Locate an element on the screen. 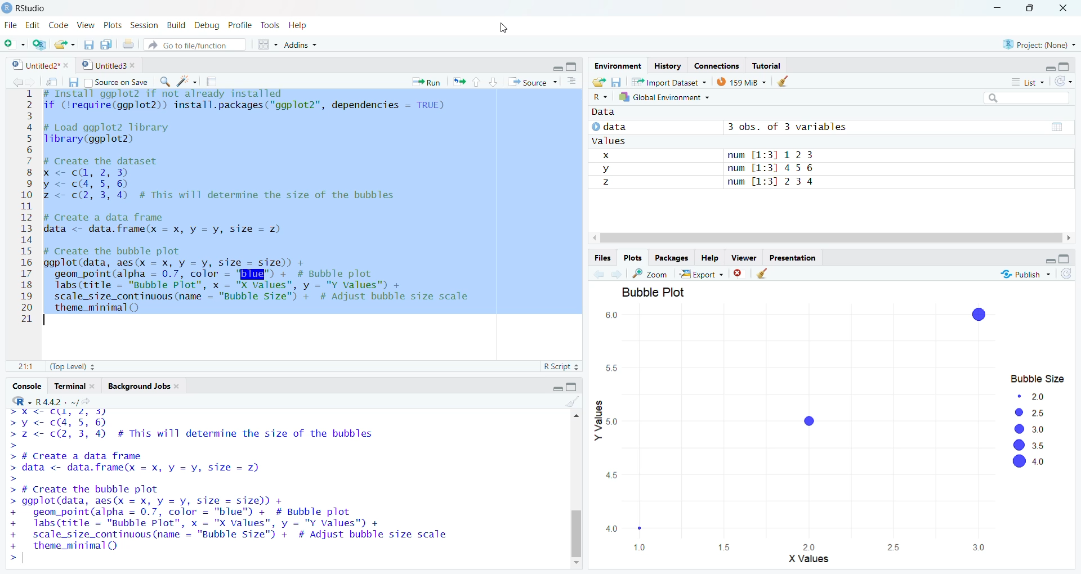  138 MB is located at coordinates (741, 81).